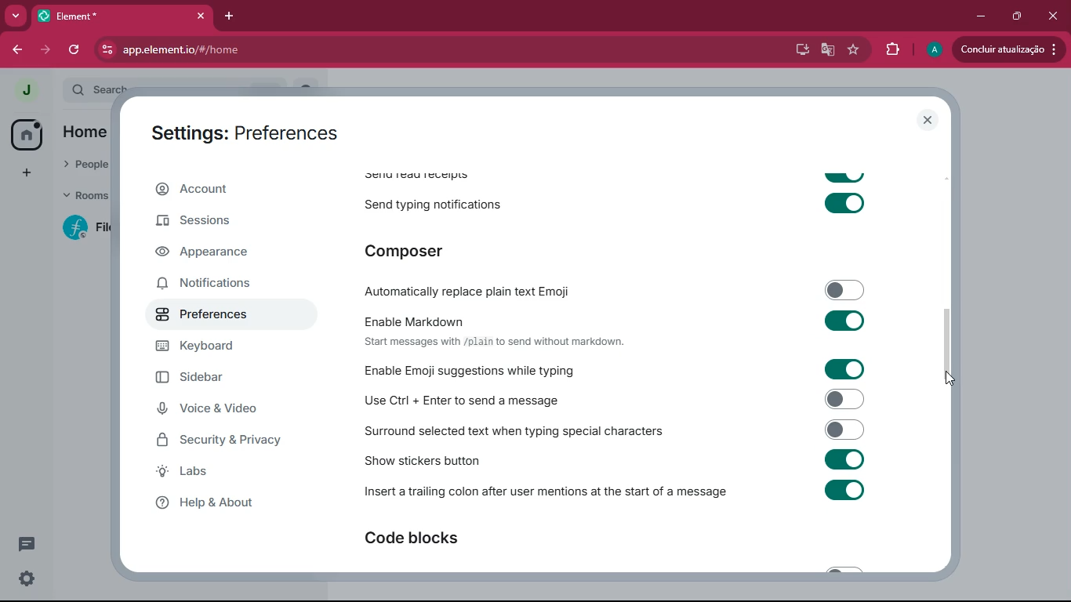 Image resolution: width=1071 pixels, height=602 pixels. Describe the element at coordinates (209, 472) in the screenshot. I see `labs` at that location.